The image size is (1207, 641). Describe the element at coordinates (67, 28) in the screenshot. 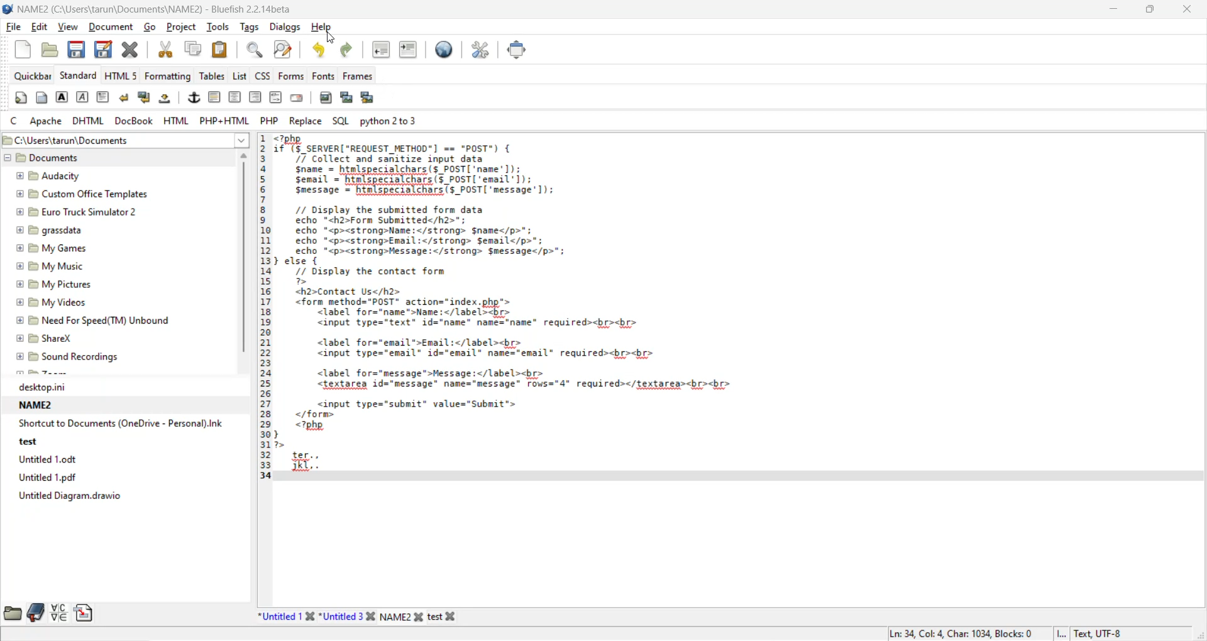

I see `view` at that location.